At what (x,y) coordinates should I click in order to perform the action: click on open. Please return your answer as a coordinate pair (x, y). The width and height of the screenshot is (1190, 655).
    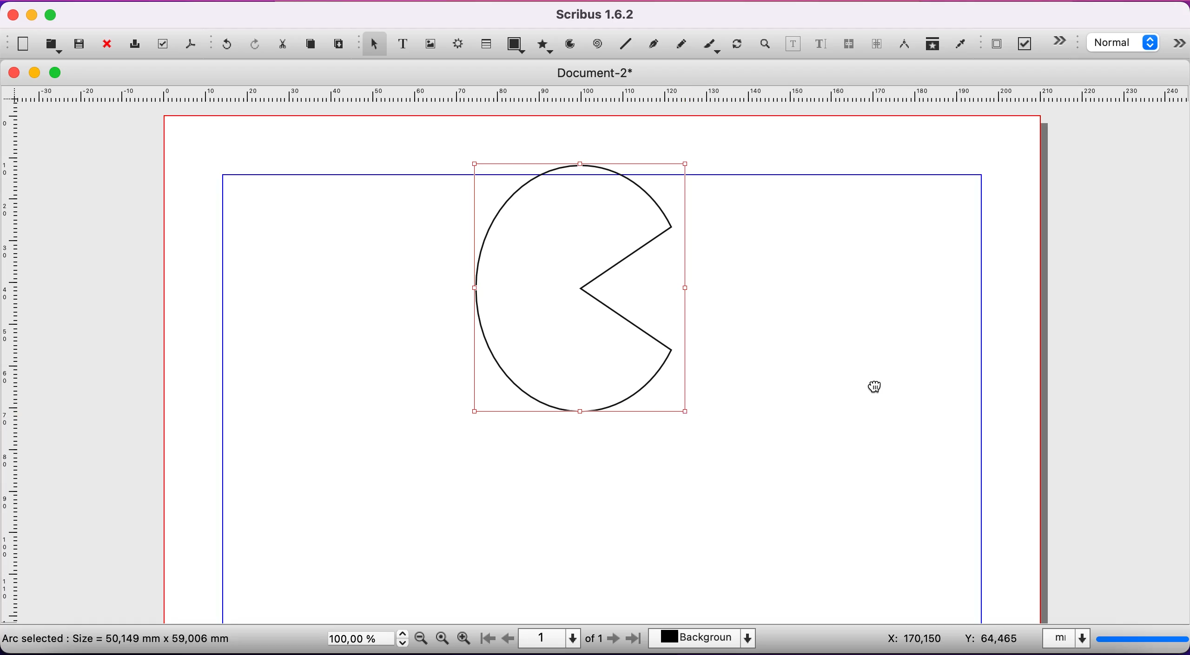
    Looking at the image, I should click on (55, 45).